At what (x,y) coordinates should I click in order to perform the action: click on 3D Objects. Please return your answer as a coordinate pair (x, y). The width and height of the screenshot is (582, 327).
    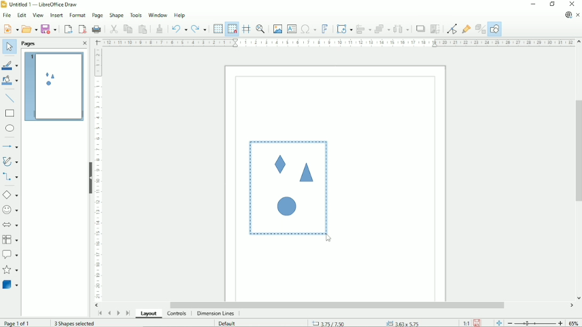
    Looking at the image, I should click on (11, 284).